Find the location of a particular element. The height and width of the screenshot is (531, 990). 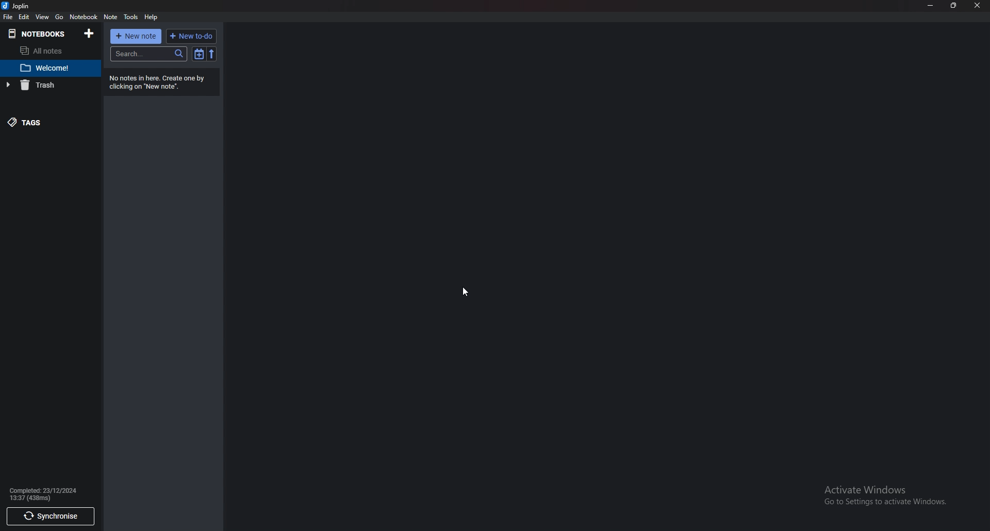

note is located at coordinates (111, 17).